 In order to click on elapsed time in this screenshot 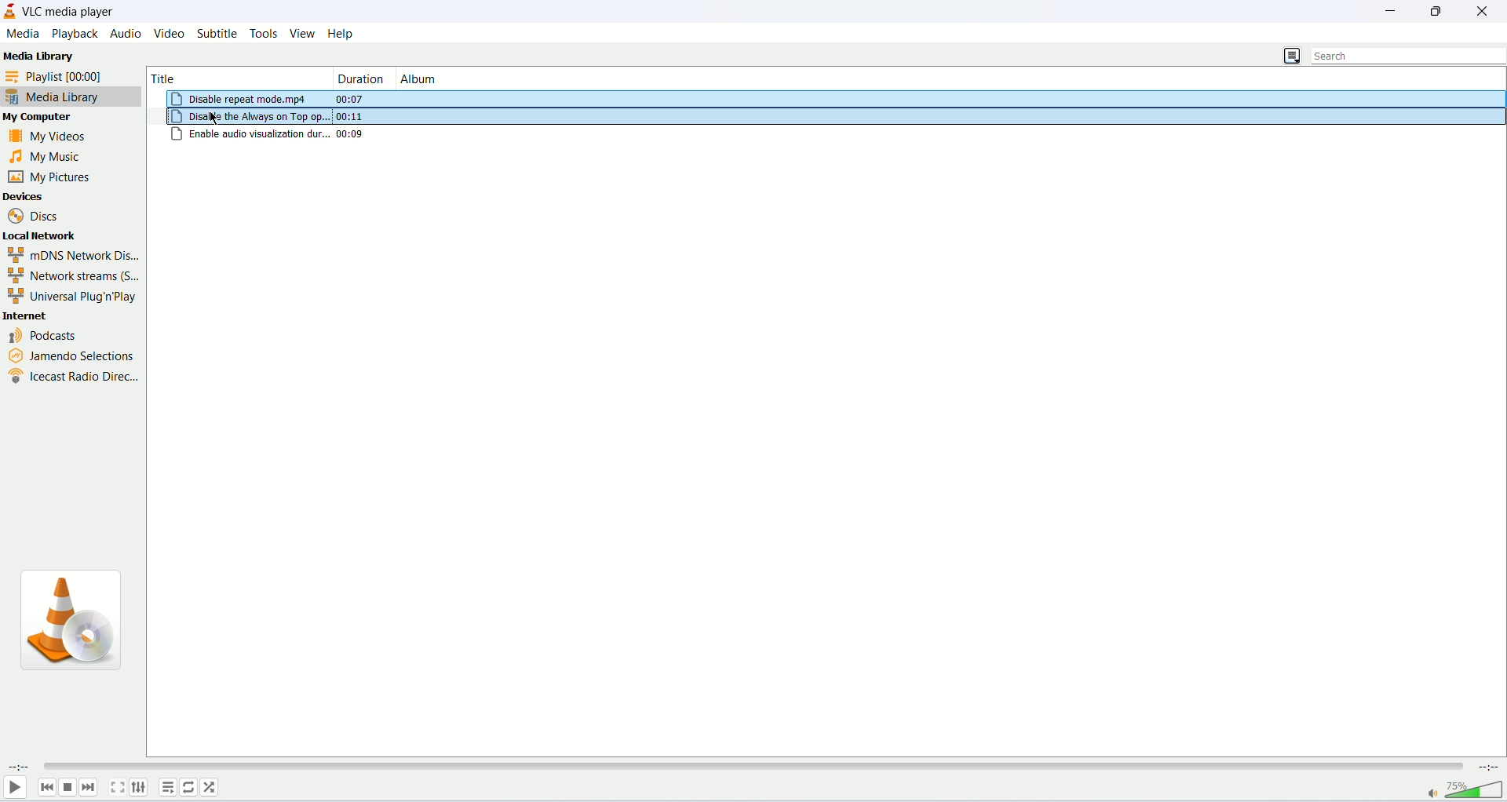, I will do `click(19, 766)`.